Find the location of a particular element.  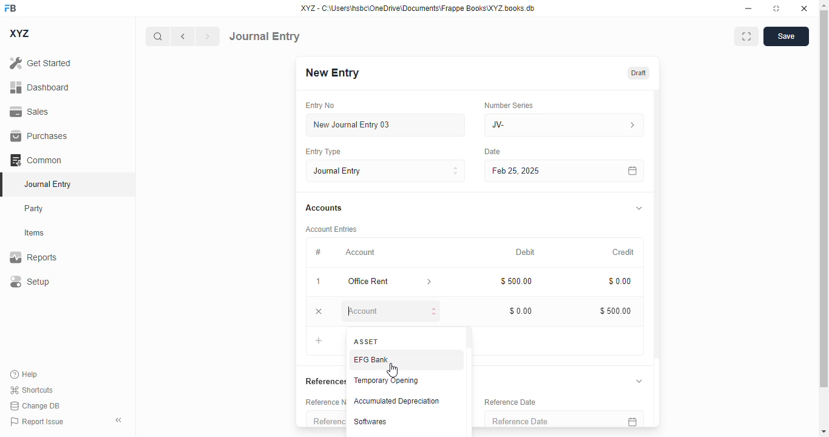

office rent is located at coordinates (373, 282).